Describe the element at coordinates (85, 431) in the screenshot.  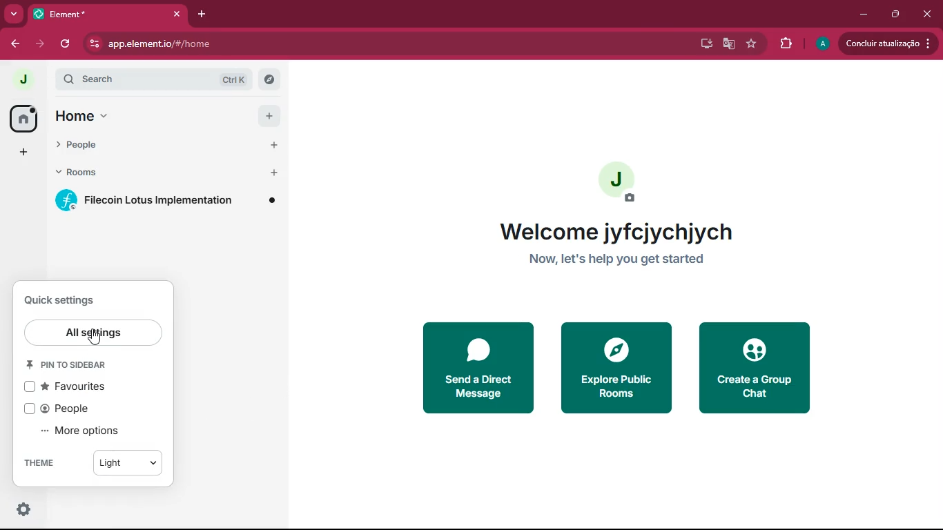
I see `more options` at that location.